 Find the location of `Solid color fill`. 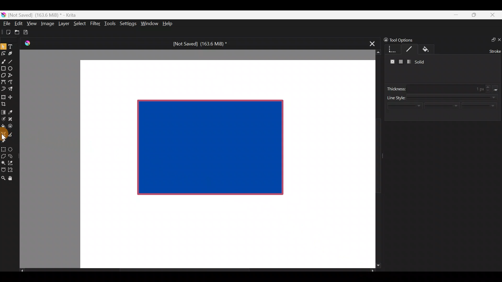

Solid color fill is located at coordinates (401, 62).